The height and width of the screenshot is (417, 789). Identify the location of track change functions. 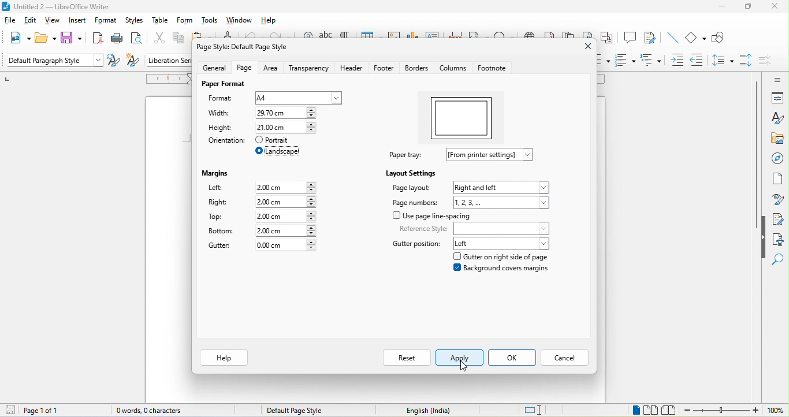
(649, 39).